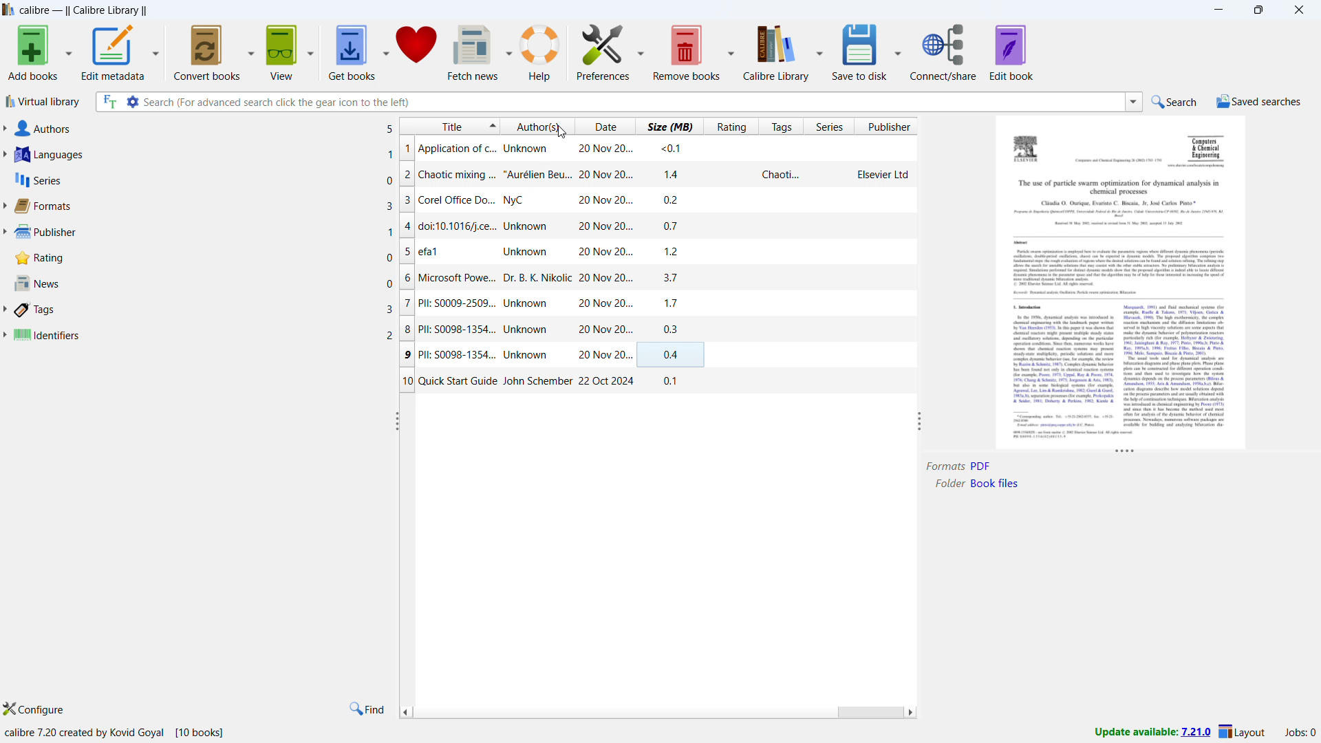 The height and width of the screenshot is (743, 1321). Describe the element at coordinates (1024, 308) in the screenshot. I see `` at that location.